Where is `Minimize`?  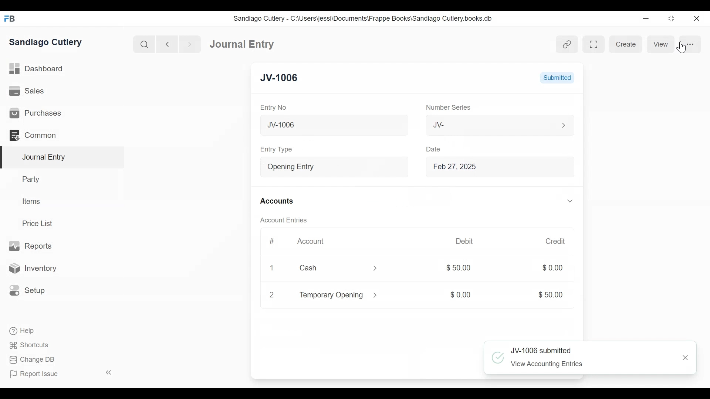 Minimize is located at coordinates (647, 18).